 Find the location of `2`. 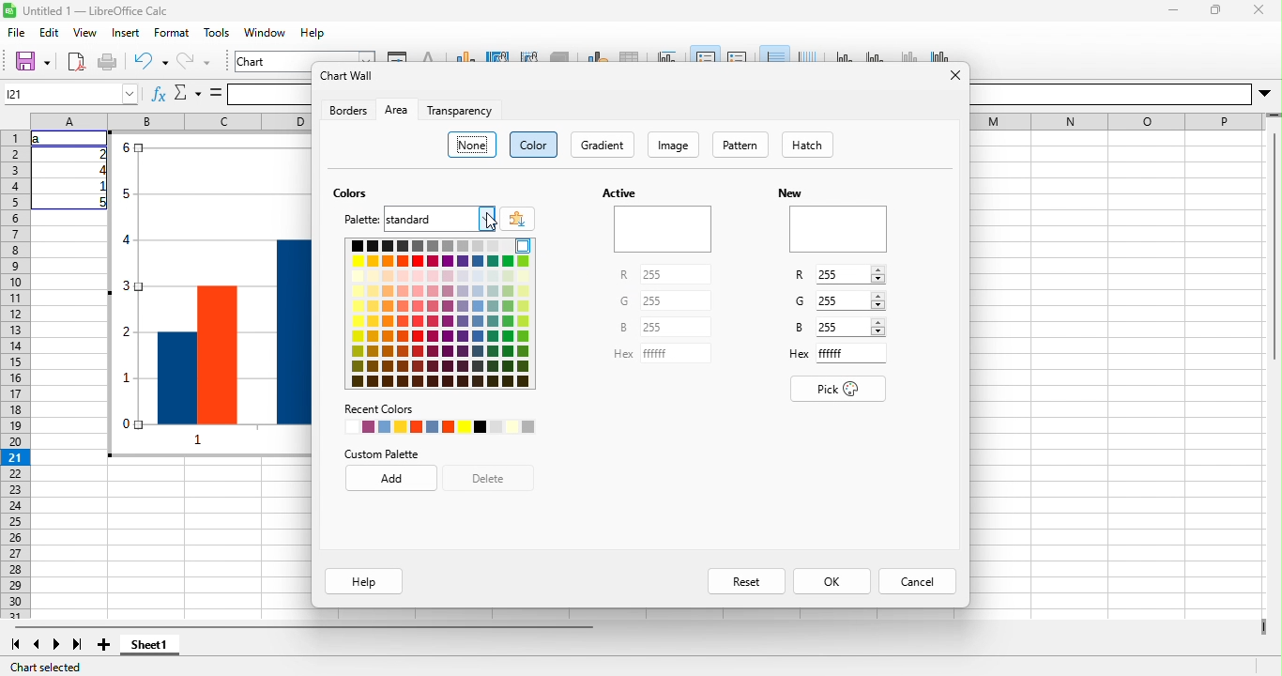

2 is located at coordinates (99, 154).